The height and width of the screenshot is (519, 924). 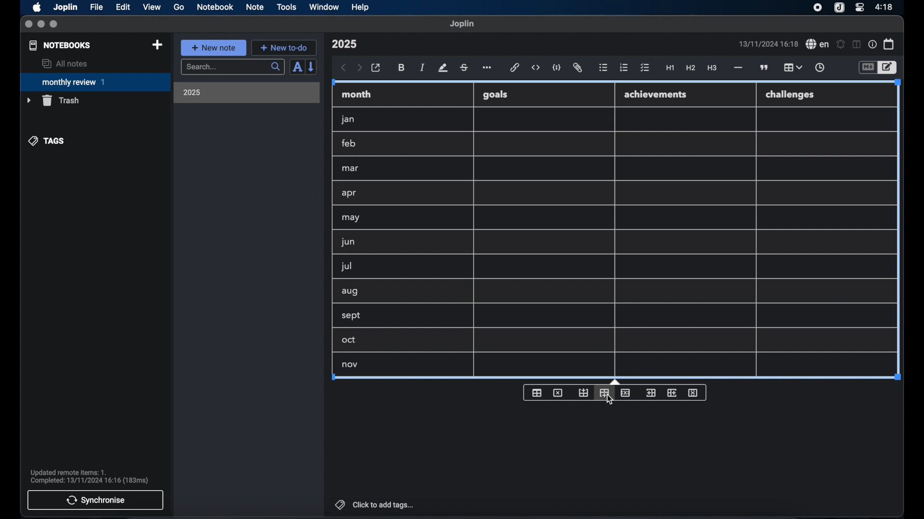 What do you see at coordinates (350, 292) in the screenshot?
I see `aug` at bounding box center [350, 292].